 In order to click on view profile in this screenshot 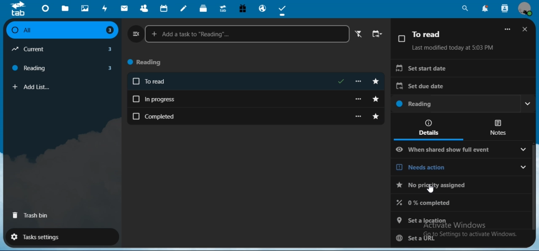, I will do `click(526, 10)`.